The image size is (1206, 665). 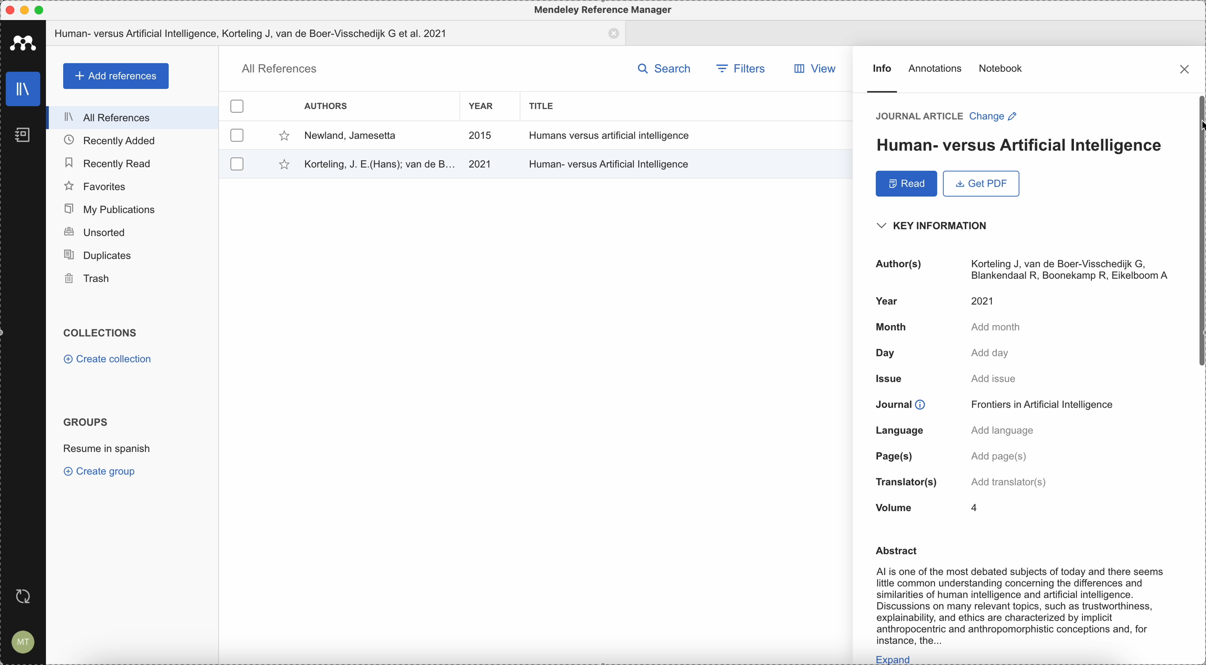 I want to click on notebook, so click(x=1002, y=67).